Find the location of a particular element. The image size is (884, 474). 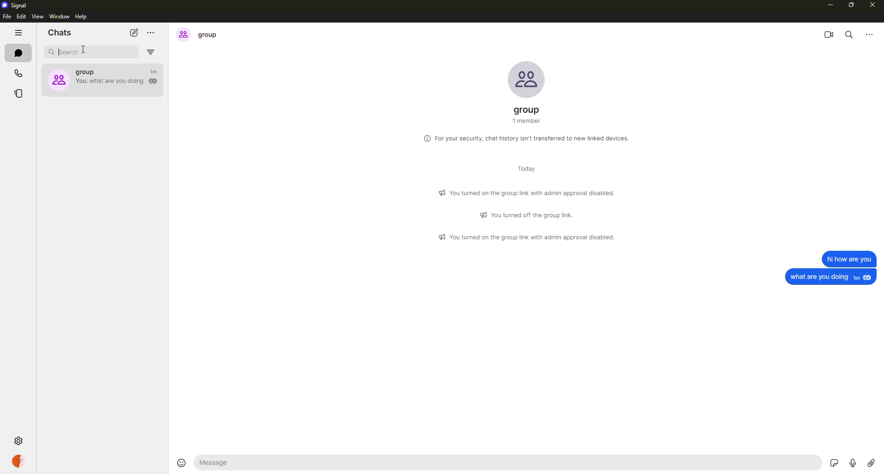

group is located at coordinates (103, 78).